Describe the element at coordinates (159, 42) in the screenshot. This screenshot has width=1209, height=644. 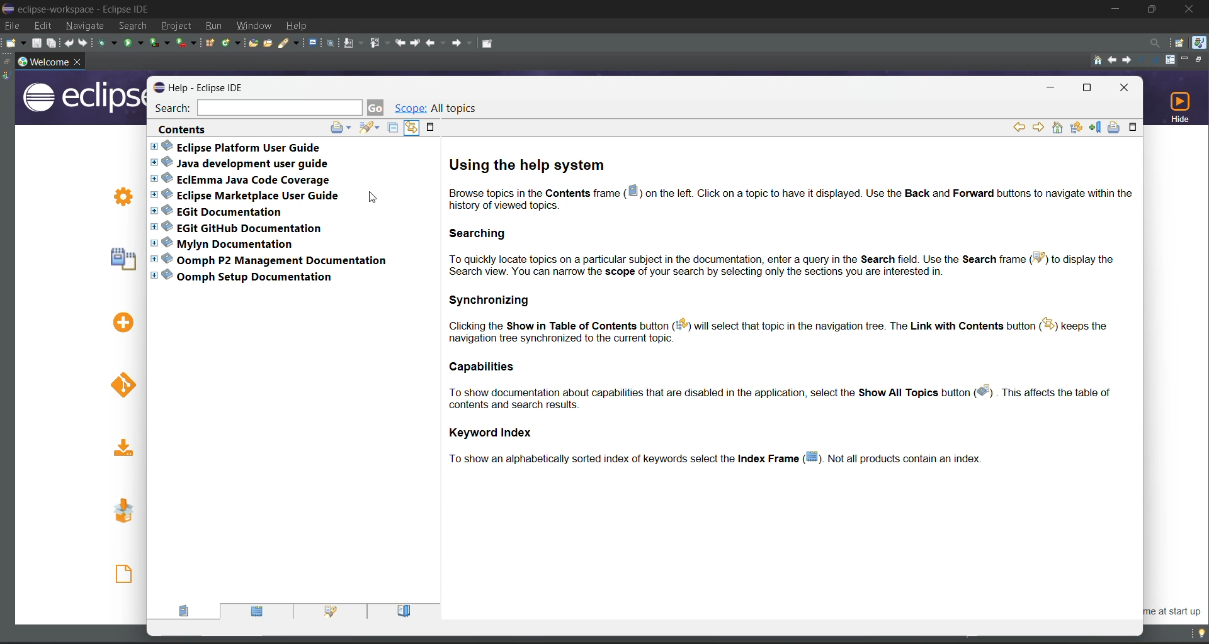
I see `coverage` at that location.